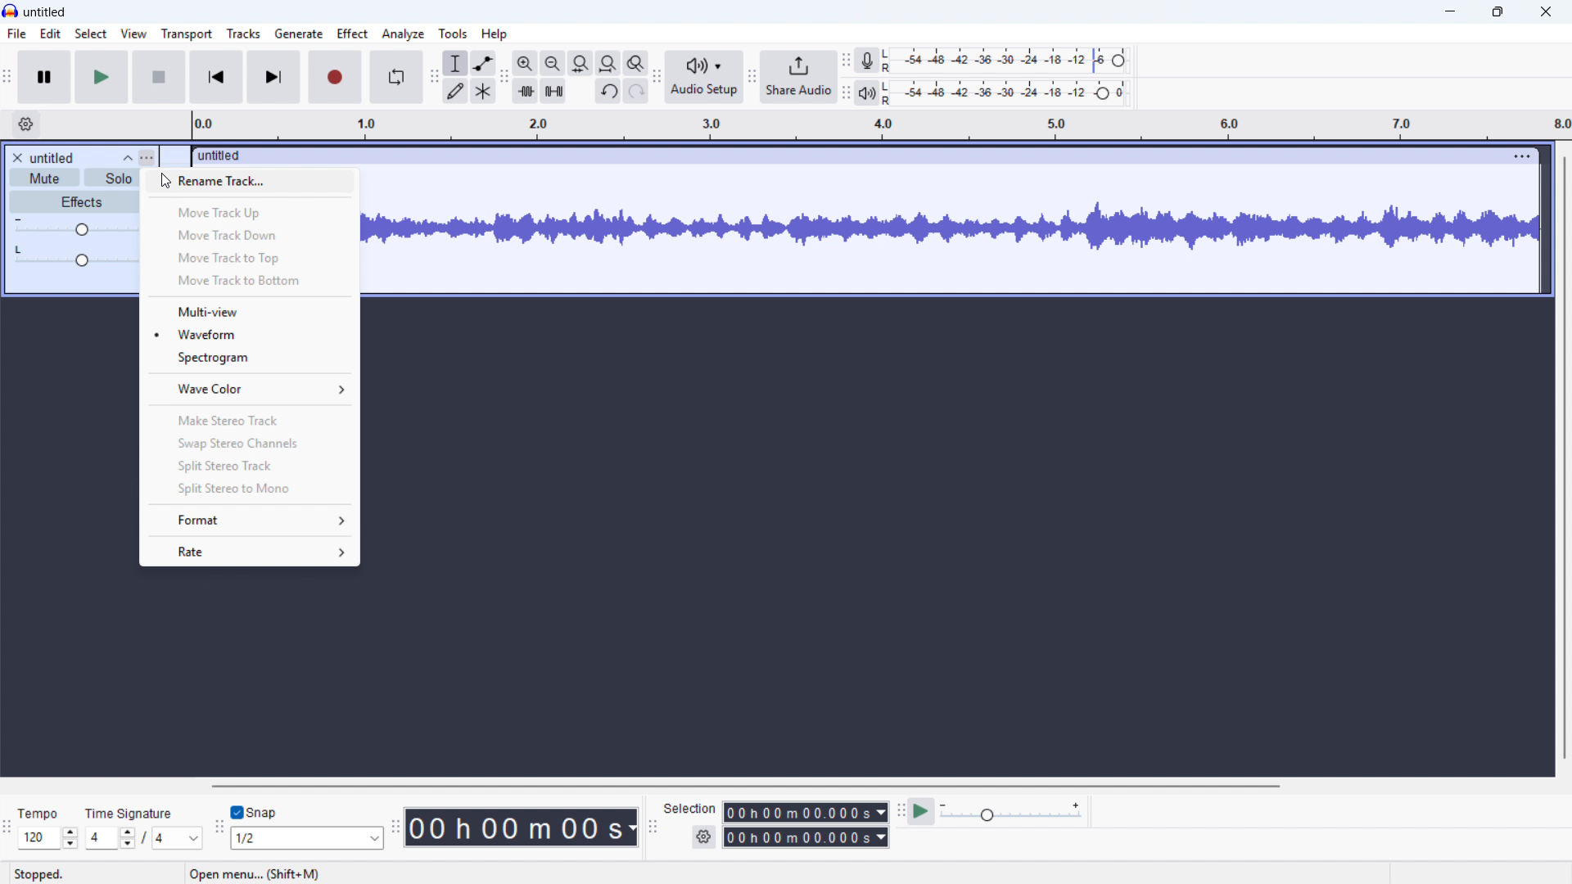 The image size is (1572, 884). What do you see at coordinates (249, 465) in the screenshot?
I see `Split stereo track ` at bounding box center [249, 465].